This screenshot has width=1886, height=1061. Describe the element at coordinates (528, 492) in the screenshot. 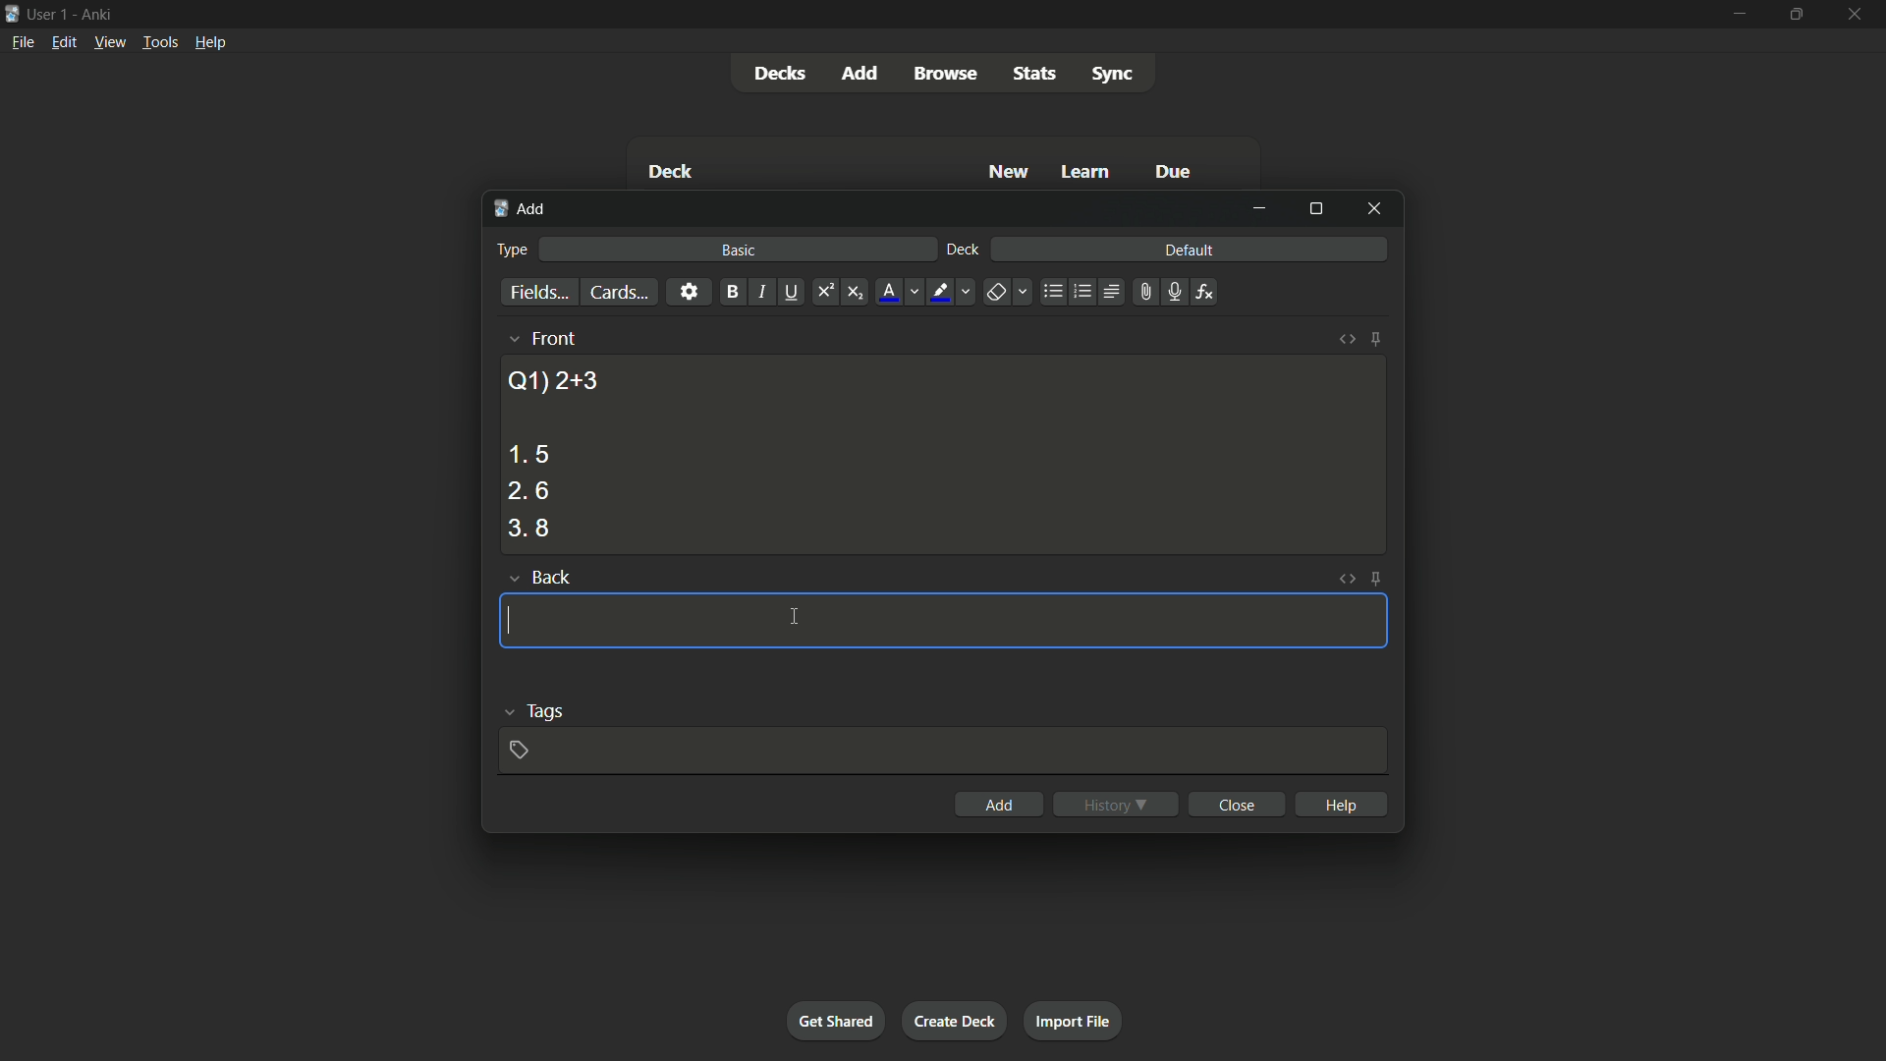

I see `option 2` at that location.